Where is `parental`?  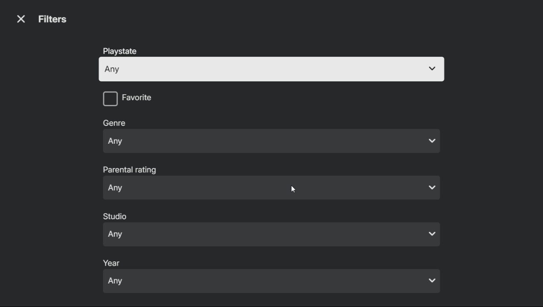 parental is located at coordinates (132, 168).